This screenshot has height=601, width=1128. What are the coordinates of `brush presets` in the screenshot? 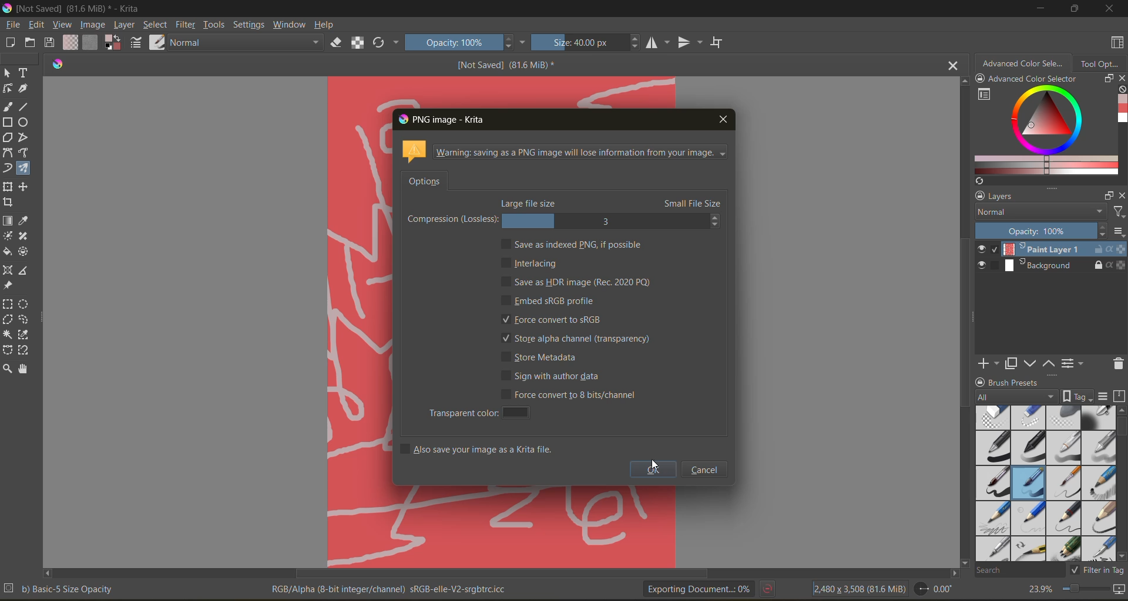 It's located at (1043, 484).